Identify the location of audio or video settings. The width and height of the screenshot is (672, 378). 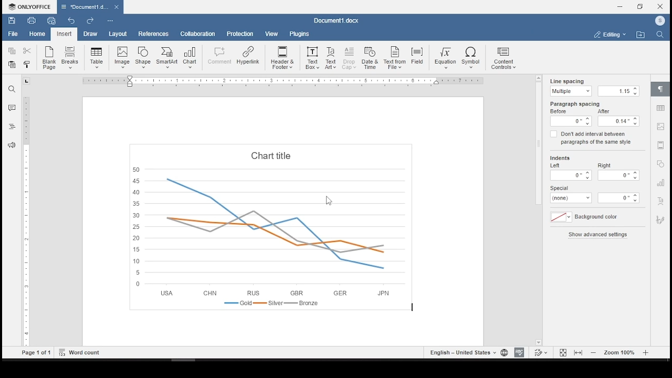
(660, 145).